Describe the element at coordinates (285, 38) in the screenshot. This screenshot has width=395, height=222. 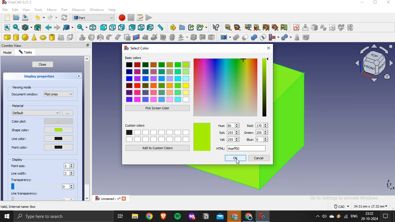
I see `split objects` at that location.